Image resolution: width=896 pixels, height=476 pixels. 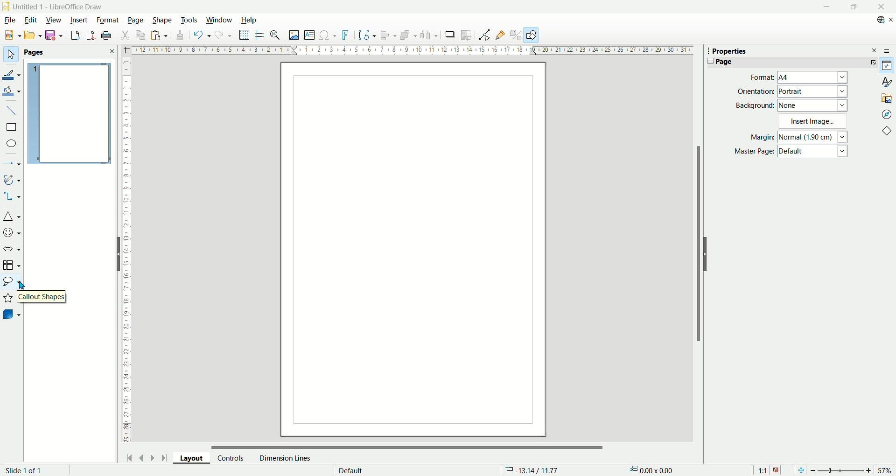 I want to click on format, so click(x=108, y=20).